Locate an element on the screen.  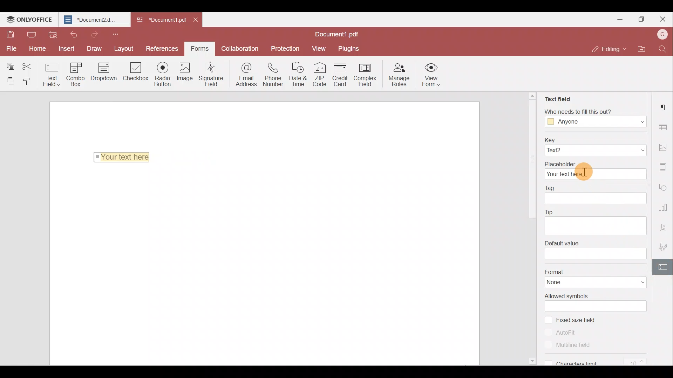
Redo is located at coordinates (94, 34).